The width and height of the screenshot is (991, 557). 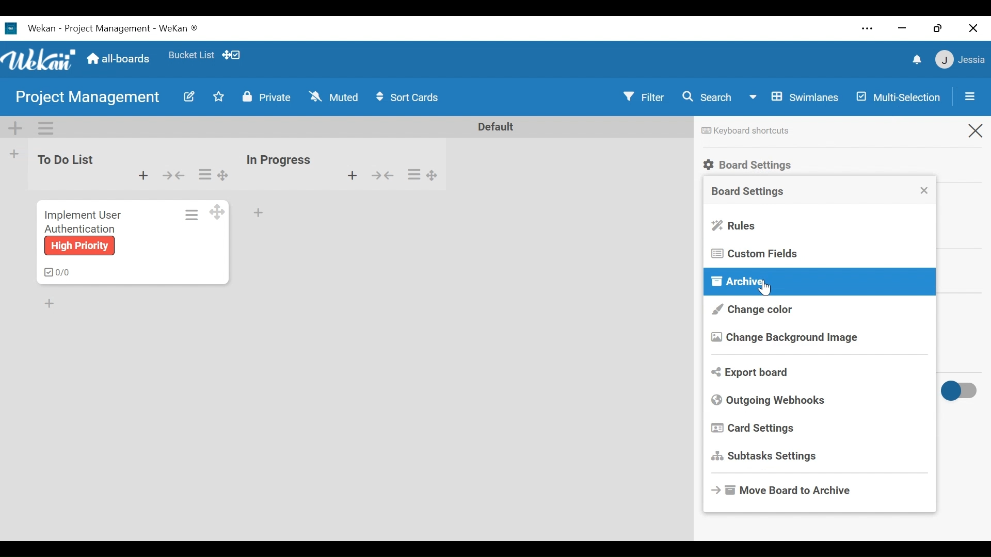 What do you see at coordinates (187, 97) in the screenshot?
I see `Edit` at bounding box center [187, 97].